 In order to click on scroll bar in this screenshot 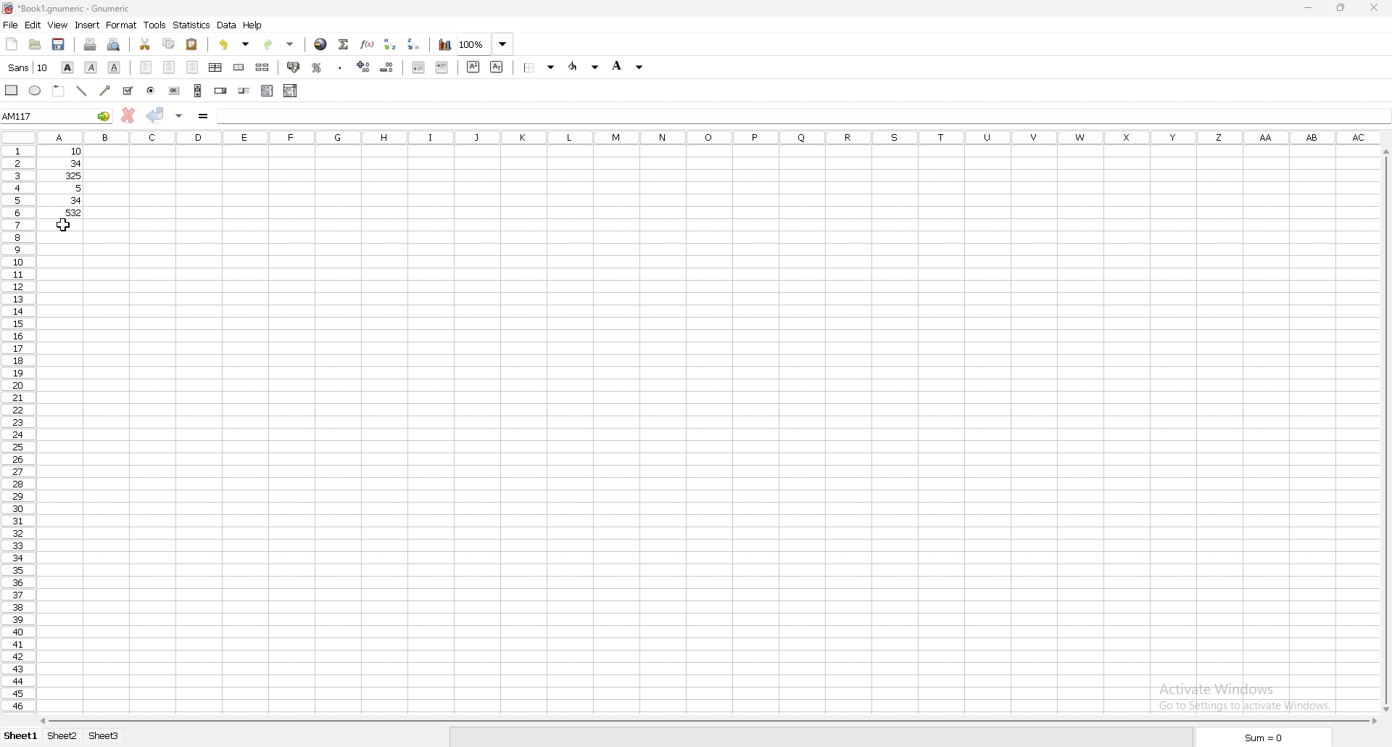, I will do `click(198, 90)`.